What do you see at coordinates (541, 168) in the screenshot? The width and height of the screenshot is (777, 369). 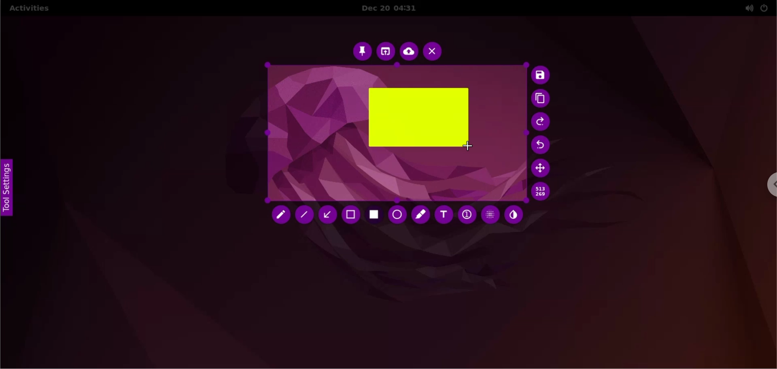 I see `move selection` at bounding box center [541, 168].